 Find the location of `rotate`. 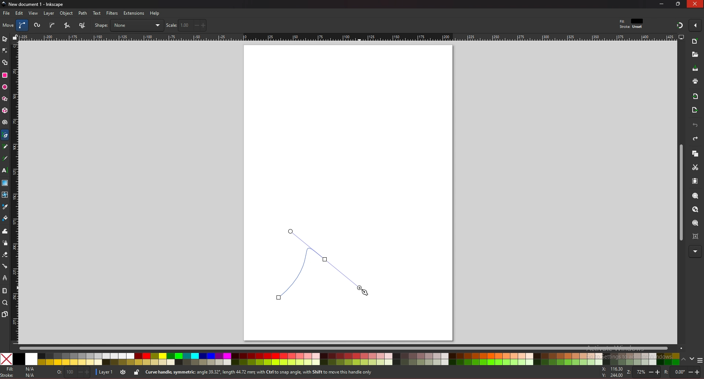

rotate is located at coordinates (683, 372).